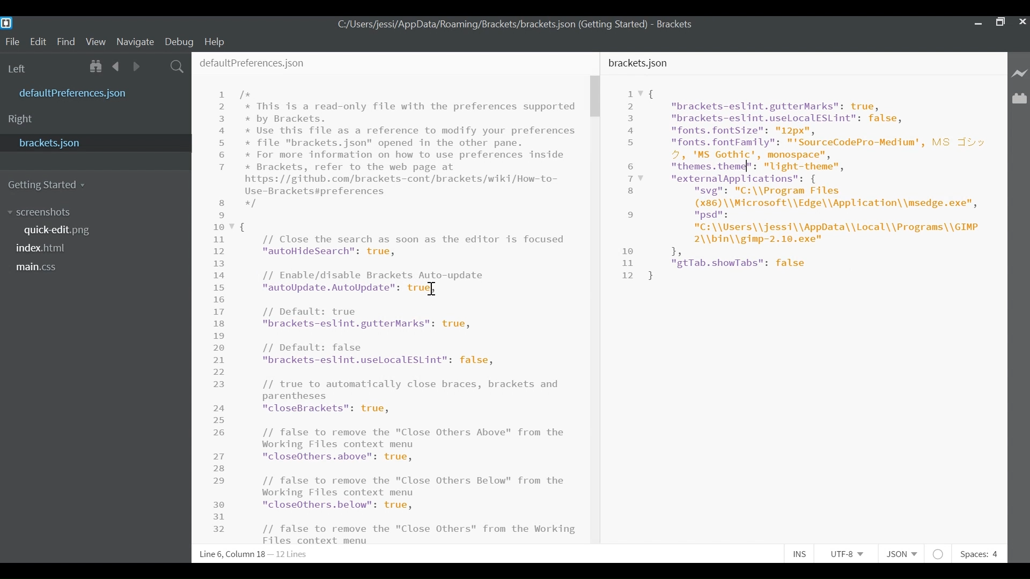 Image resolution: width=1030 pixels, height=579 pixels. Describe the element at coordinates (136, 41) in the screenshot. I see `Navigate` at that location.